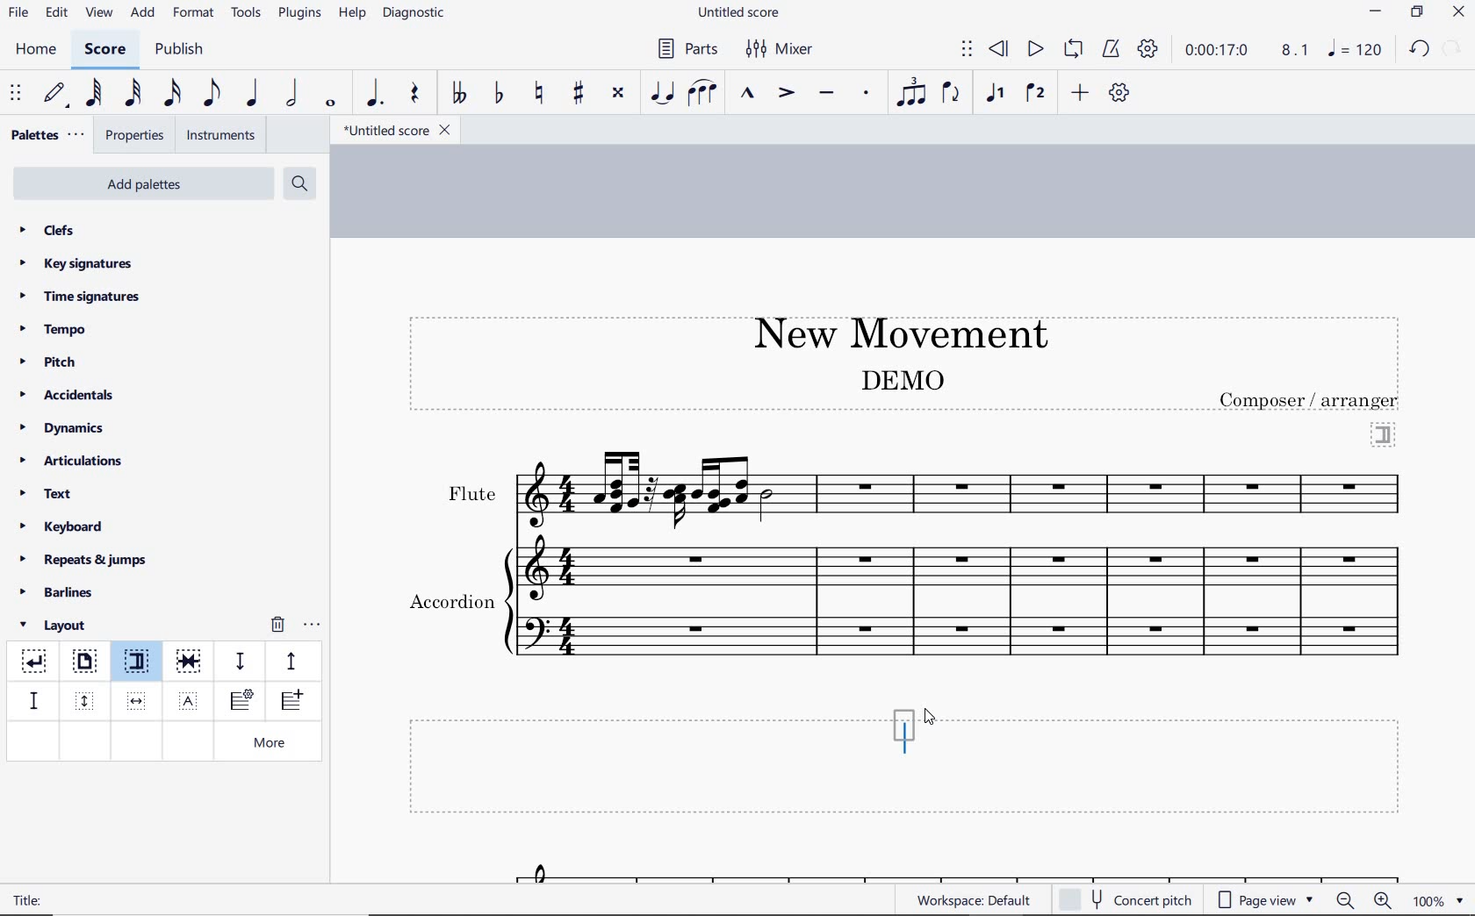 This screenshot has height=916, width=1475. Describe the element at coordinates (56, 626) in the screenshot. I see `layout` at that location.